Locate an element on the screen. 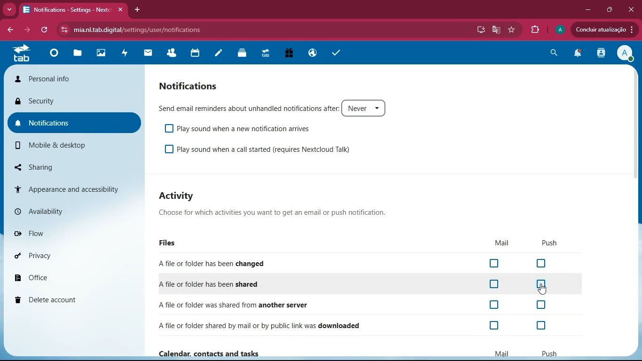 The width and height of the screenshot is (642, 361). mail is located at coordinates (502, 243).